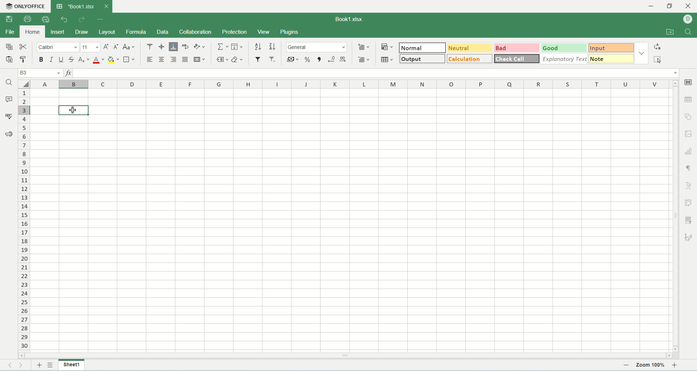 The image size is (697, 371). Describe the element at coordinates (59, 48) in the screenshot. I see `font name` at that location.